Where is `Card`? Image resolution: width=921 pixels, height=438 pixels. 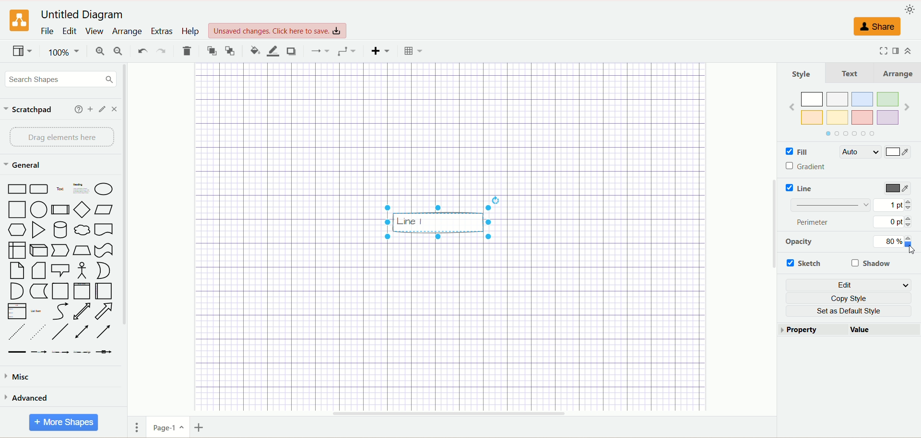
Card is located at coordinates (38, 271).